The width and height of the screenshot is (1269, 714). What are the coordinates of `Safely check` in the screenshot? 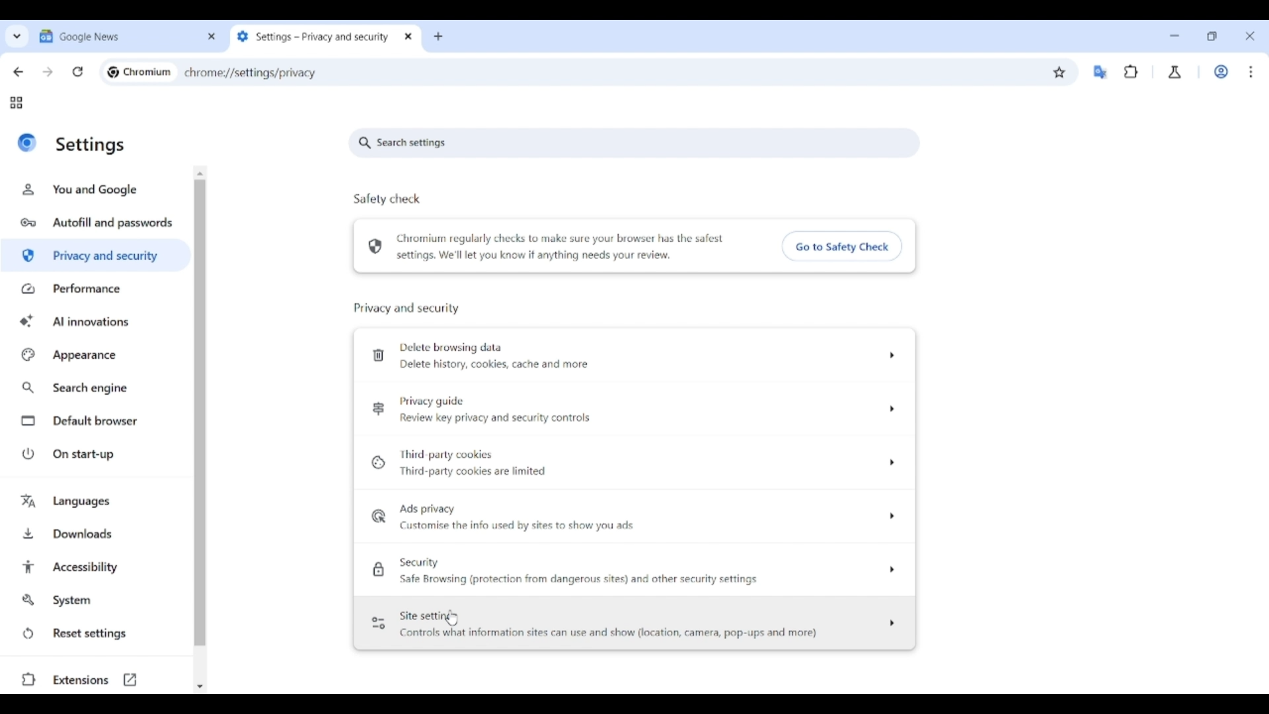 It's located at (387, 199).